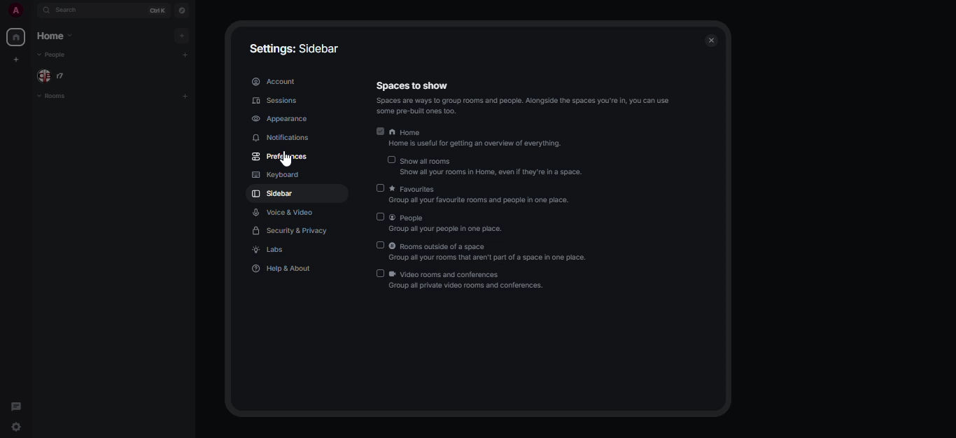 The width and height of the screenshot is (956, 438). Describe the element at coordinates (157, 10) in the screenshot. I see `ctrl K` at that location.